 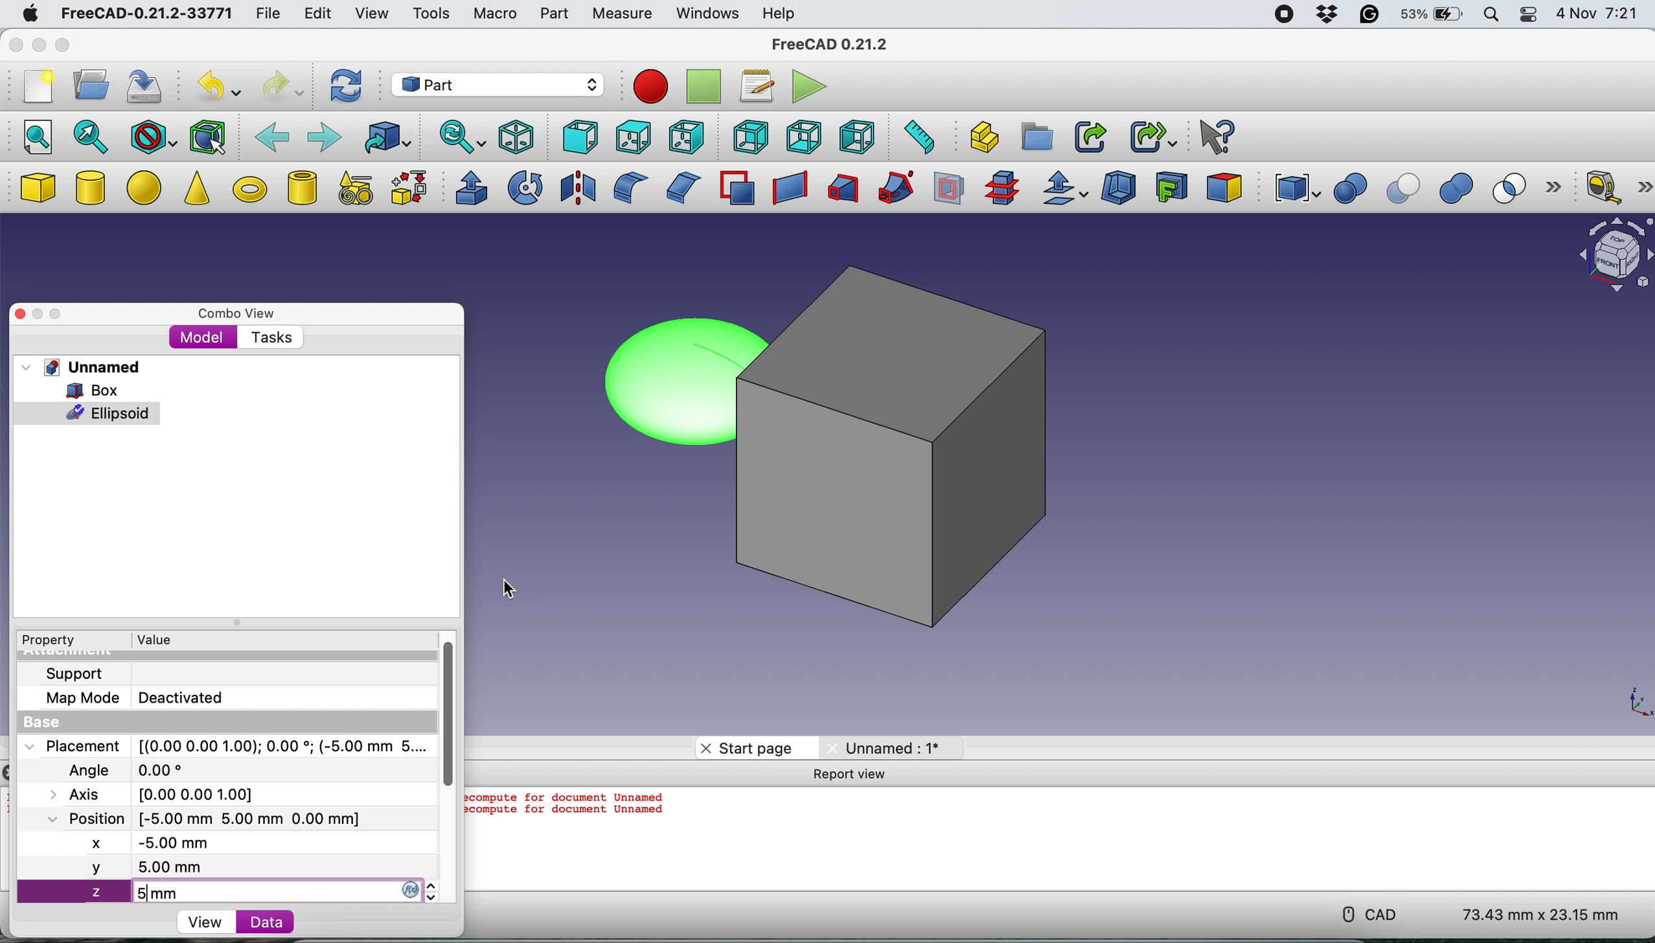 I want to click on record macros, so click(x=650, y=87).